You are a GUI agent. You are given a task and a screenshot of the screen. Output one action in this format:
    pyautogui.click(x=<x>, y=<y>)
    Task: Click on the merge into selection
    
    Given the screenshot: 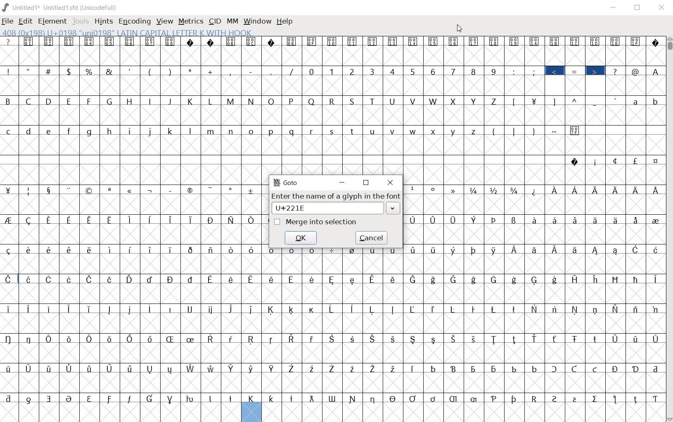 What is the action you would take?
    pyautogui.click(x=316, y=222)
    